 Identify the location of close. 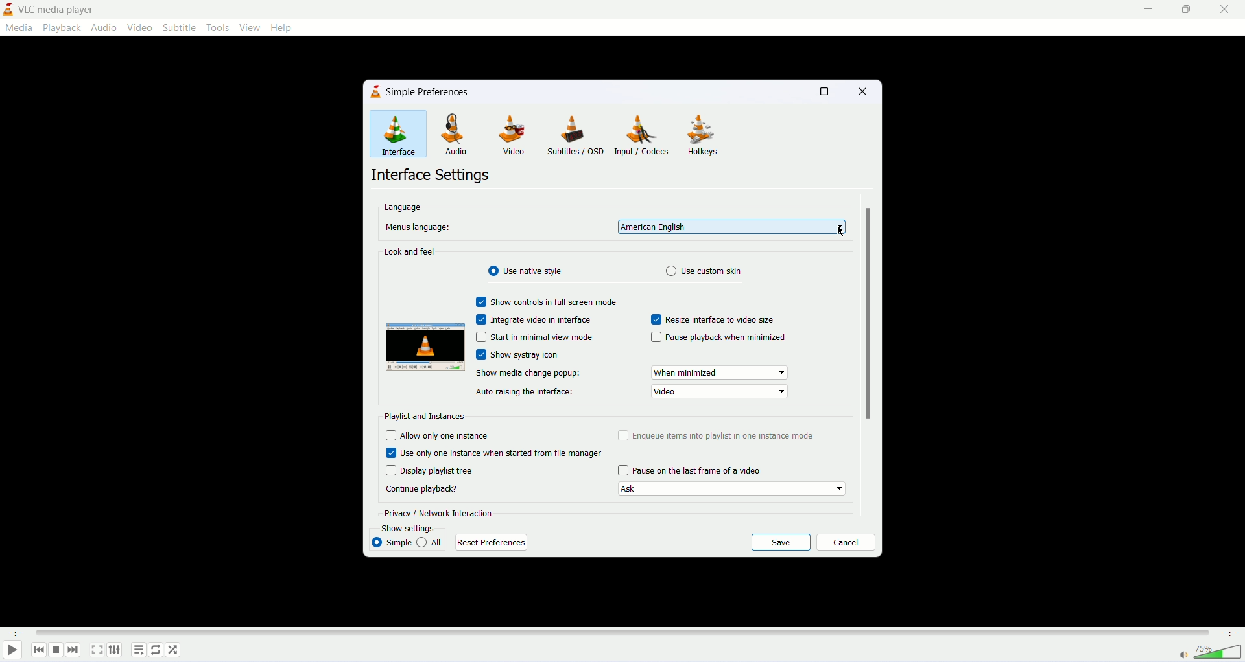
(1224, 12).